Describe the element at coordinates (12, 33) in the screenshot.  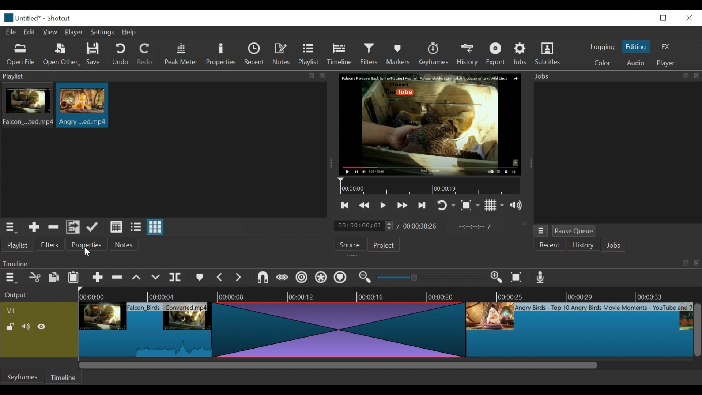
I see `File` at that location.